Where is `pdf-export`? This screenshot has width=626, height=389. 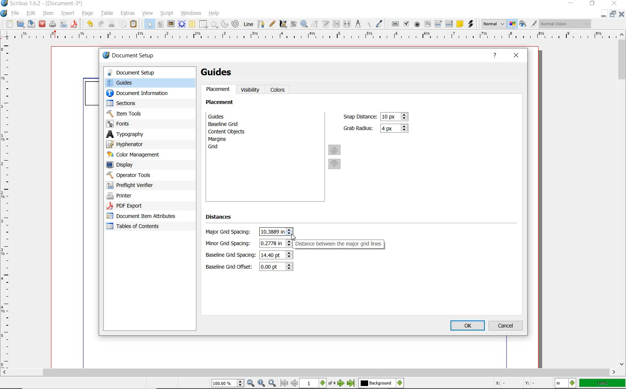 pdf-export is located at coordinates (141, 206).